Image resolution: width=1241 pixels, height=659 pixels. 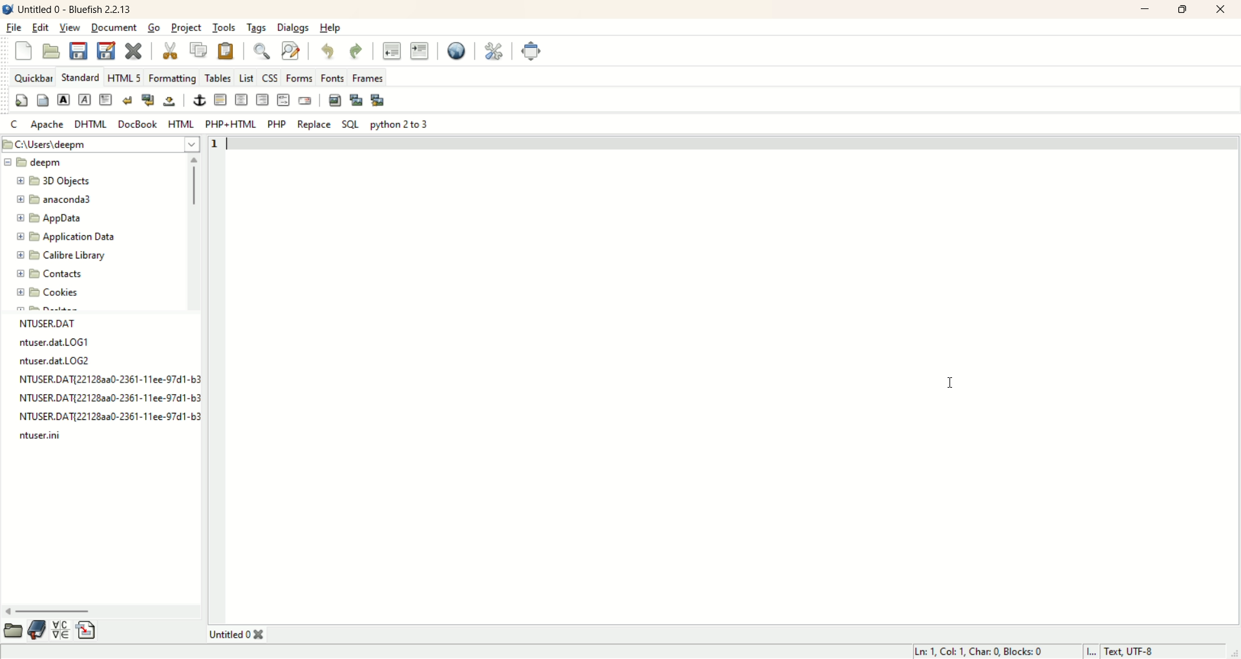 What do you see at coordinates (328, 52) in the screenshot?
I see `undo` at bounding box center [328, 52].